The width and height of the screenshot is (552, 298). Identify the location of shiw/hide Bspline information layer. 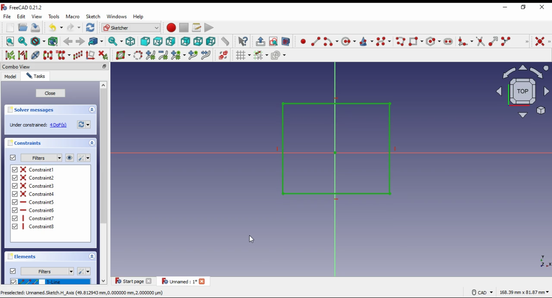
(123, 55).